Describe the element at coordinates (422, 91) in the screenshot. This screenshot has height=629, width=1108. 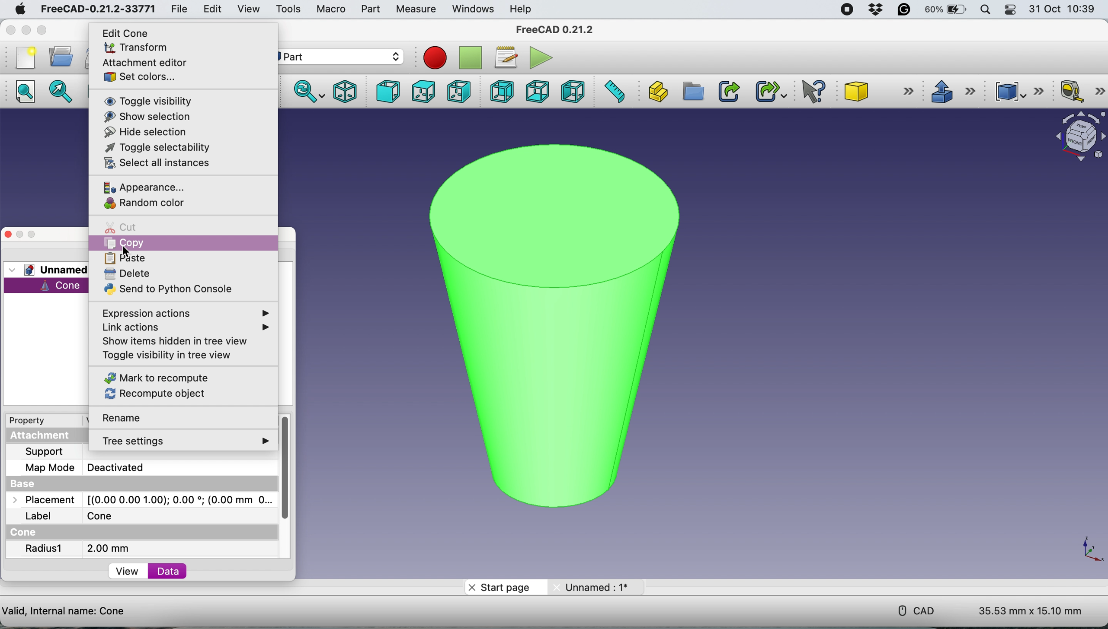
I see `top` at that location.